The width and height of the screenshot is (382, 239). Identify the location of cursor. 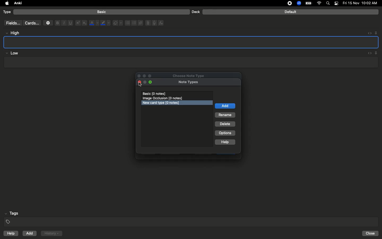
(141, 84).